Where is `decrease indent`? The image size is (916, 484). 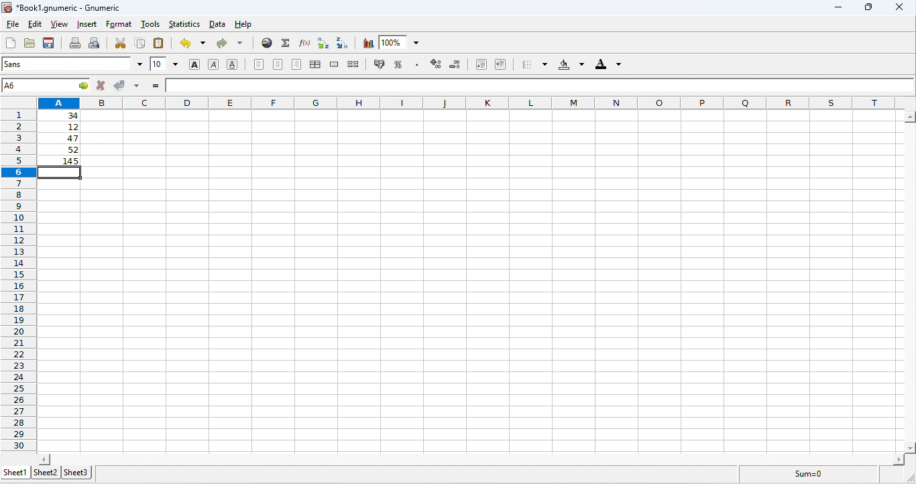
decrease indent is located at coordinates (501, 64).